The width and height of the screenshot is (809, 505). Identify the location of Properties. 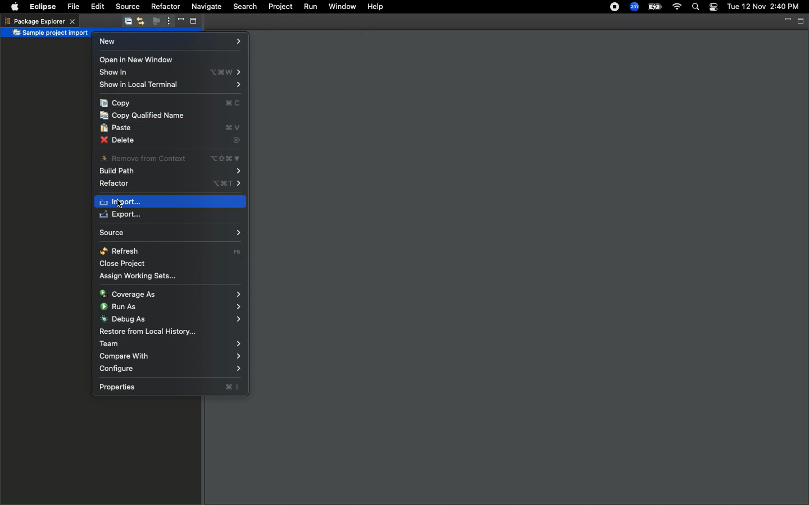
(170, 387).